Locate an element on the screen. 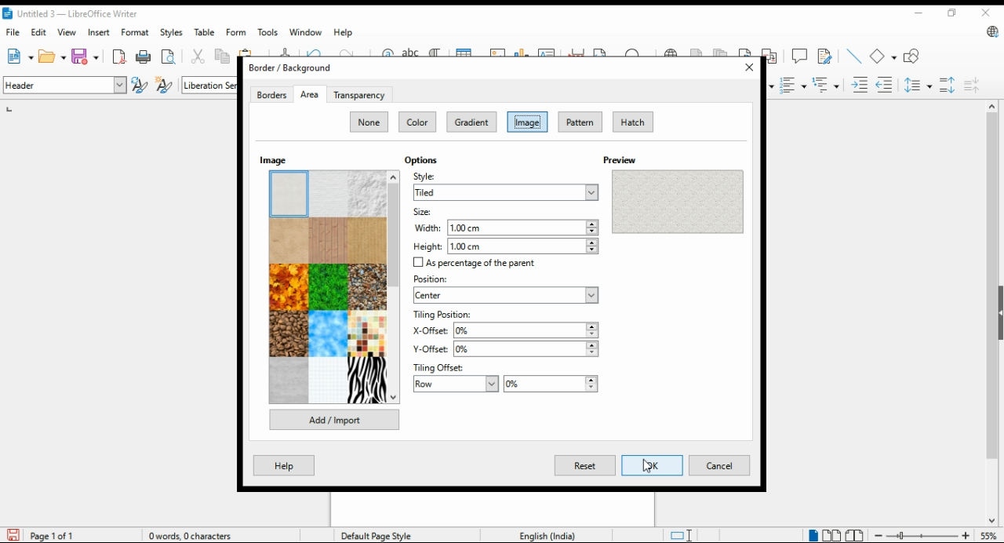 The width and height of the screenshot is (1004, 543). ave is located at coordinates (87, 56).